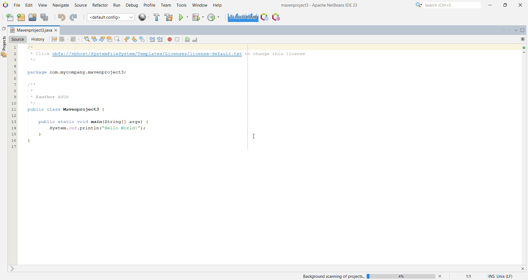  What do you see at coordinates (169, 17) in the screenshot?
I see `Clean and Build Project` at bounding box center [169, 17].